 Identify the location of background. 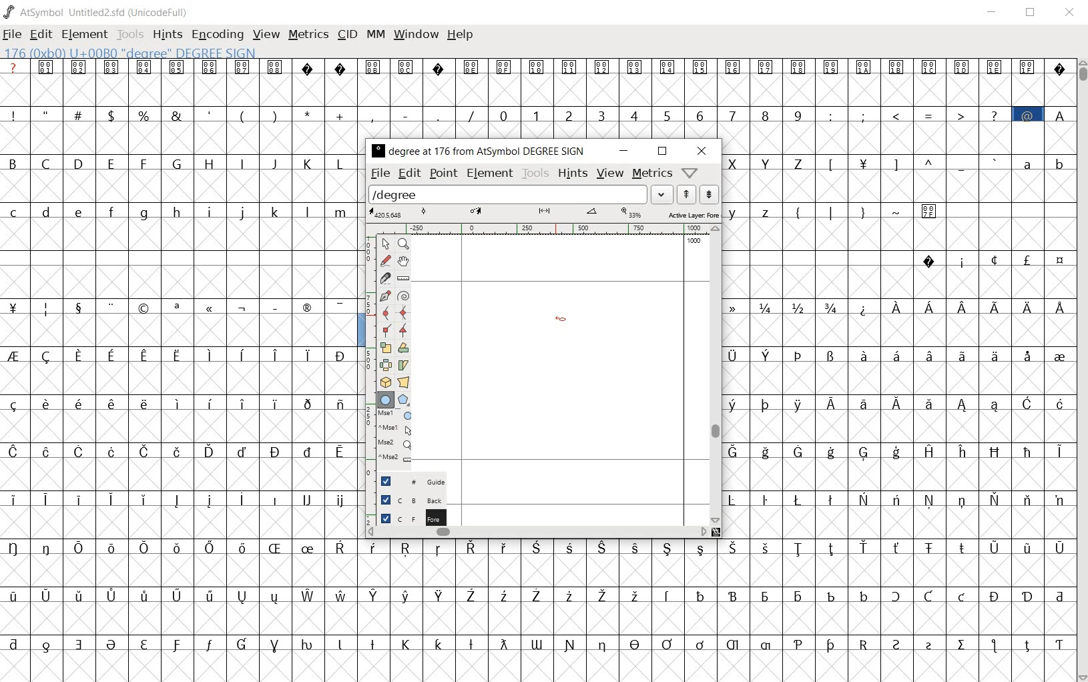
(404, 501).